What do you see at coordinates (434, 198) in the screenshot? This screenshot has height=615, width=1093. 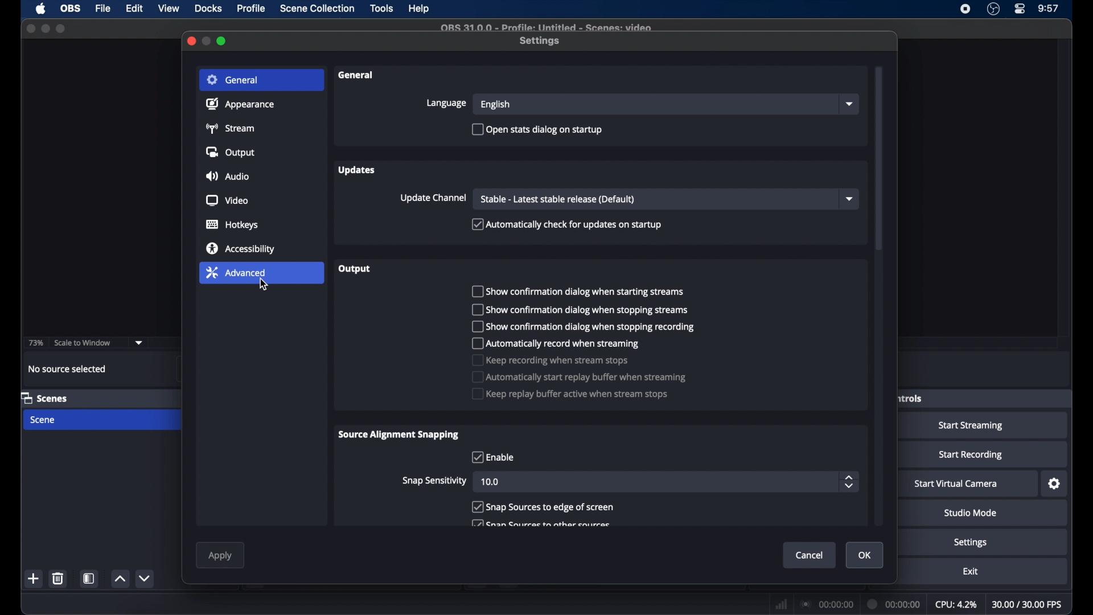 I see `update channel` at bounding box center [434, 198].